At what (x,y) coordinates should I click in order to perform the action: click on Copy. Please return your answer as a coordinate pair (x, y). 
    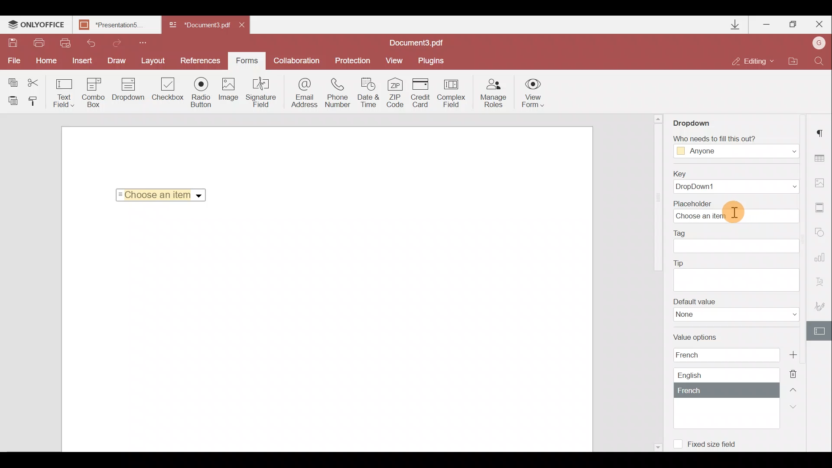
    Looking at the image, I should click on (12, 81).